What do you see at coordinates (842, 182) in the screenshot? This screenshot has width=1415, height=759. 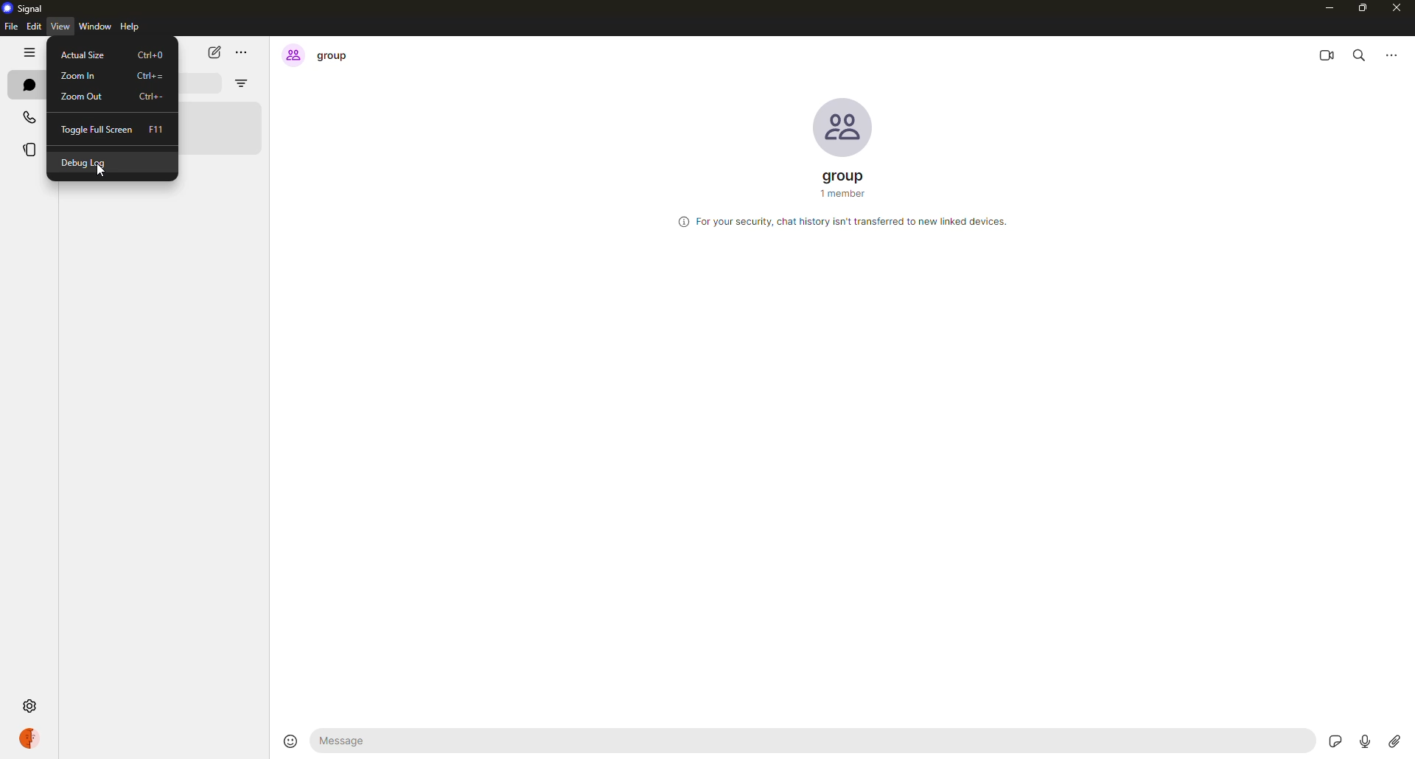 I see `group` at bounding box center [842, 182].